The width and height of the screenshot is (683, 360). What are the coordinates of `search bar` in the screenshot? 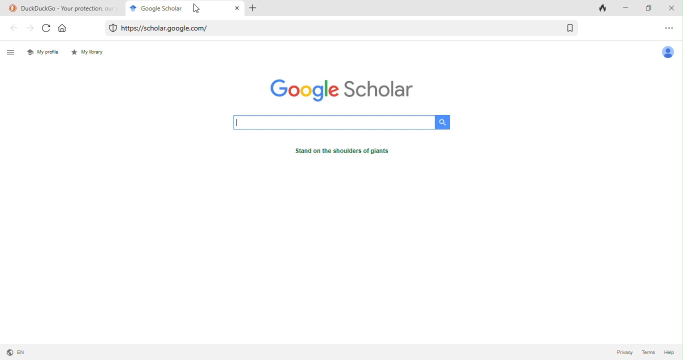 It's located at (334, 123).